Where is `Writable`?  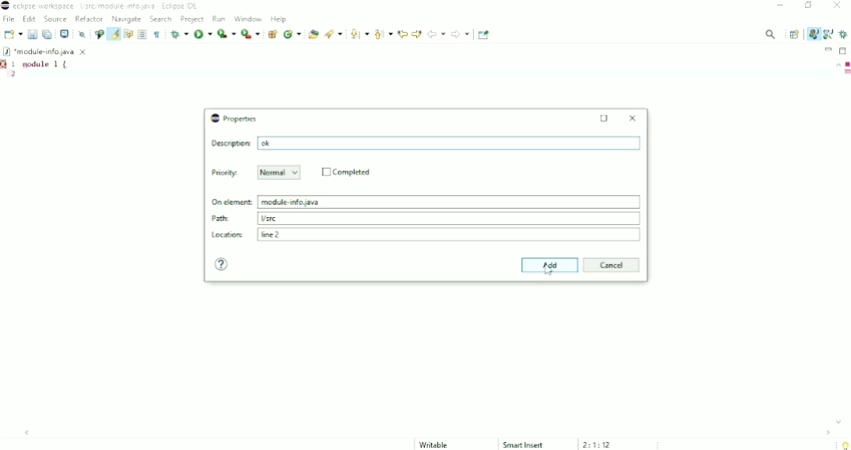
Writable is located at coordinates (440, 445).